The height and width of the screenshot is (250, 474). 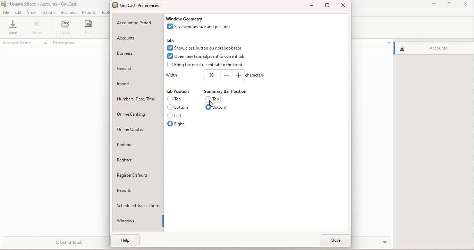 I want to click on Maximize, so click(x=328, y=6).